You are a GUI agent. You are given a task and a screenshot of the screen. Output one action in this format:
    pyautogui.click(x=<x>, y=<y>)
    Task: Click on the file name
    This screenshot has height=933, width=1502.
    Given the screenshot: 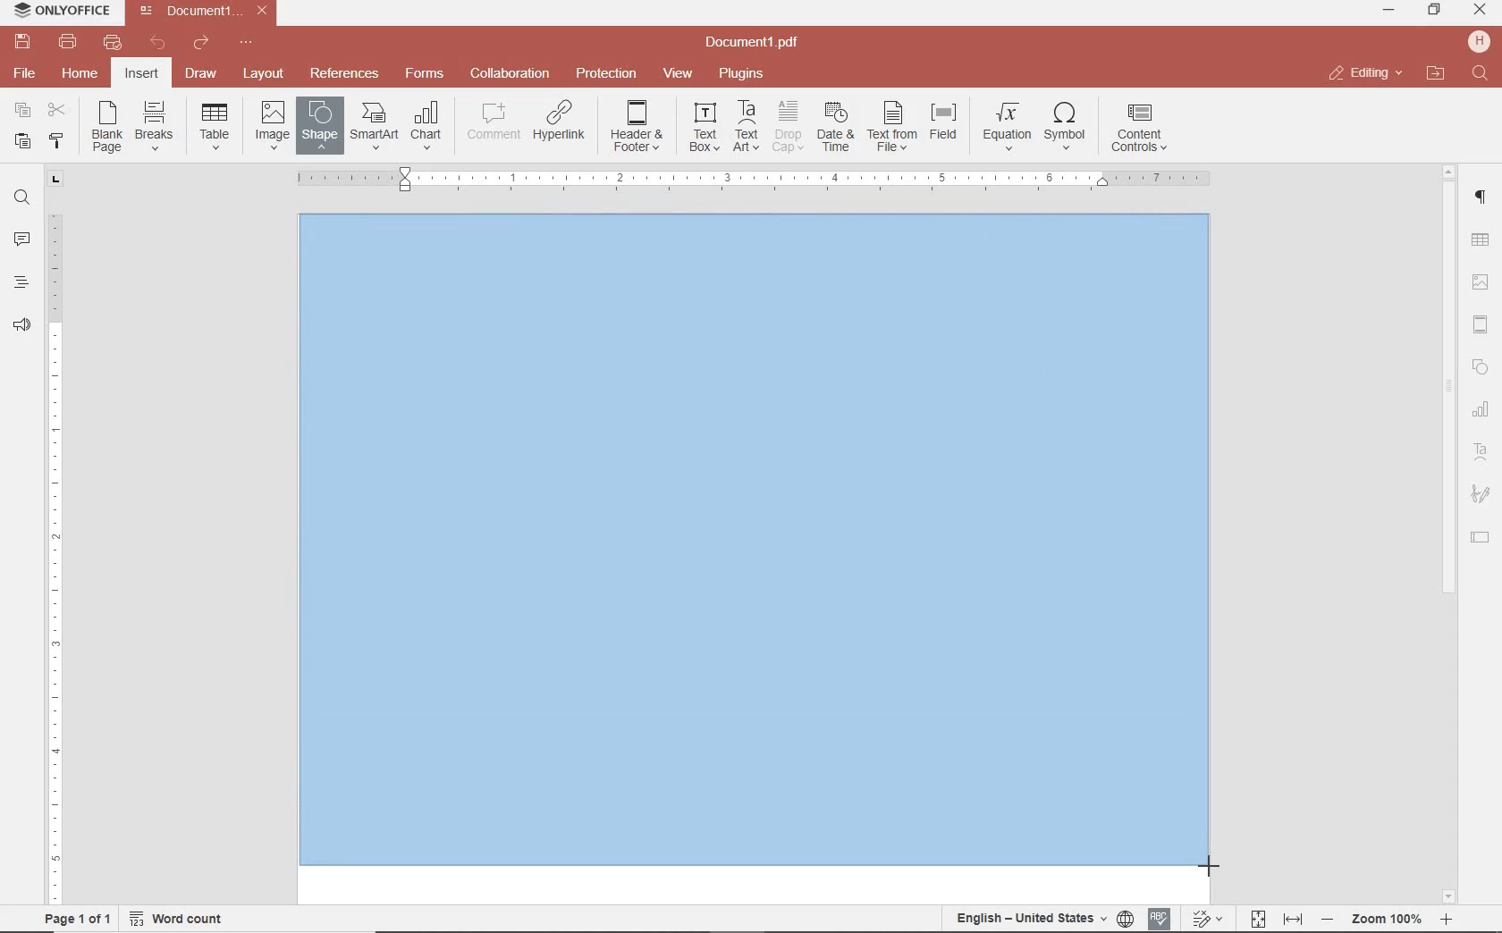 What is the action you would take?
    pyautogui.click(x=207, y=11)
    